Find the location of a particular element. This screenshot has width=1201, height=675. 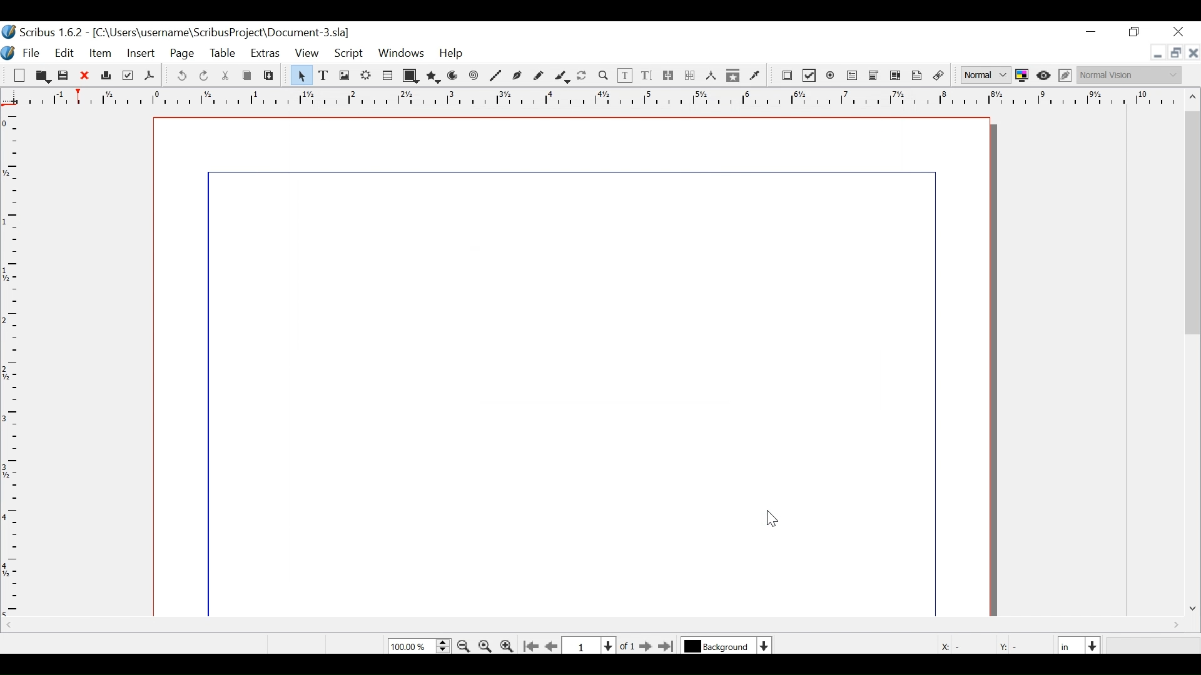

Undo  is located at coordinates (183, 76).